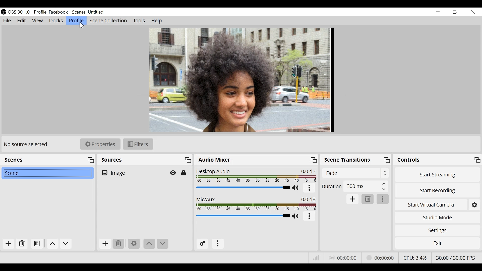  Describe the element at coordinates (4, 12) in the screenshot. I see `OBS Studio Desktop Icon` at that location.